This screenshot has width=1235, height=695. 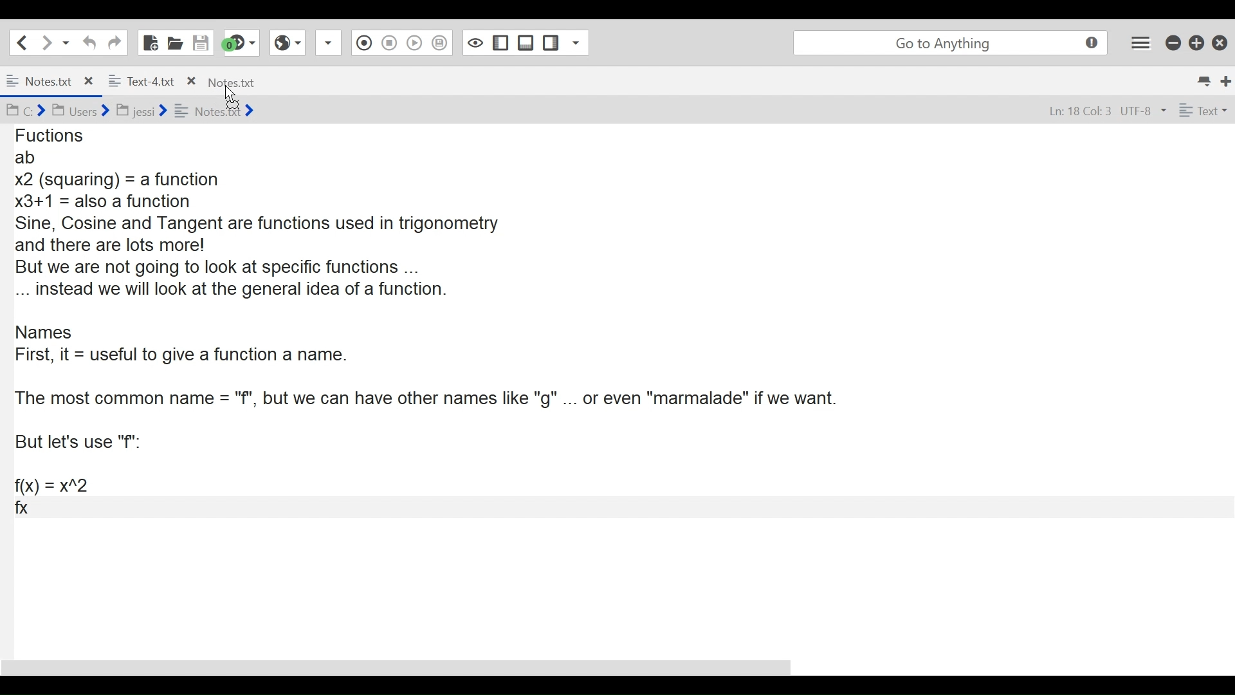 I want to click on horizontal scroll bar, so click(x=411, y=662).